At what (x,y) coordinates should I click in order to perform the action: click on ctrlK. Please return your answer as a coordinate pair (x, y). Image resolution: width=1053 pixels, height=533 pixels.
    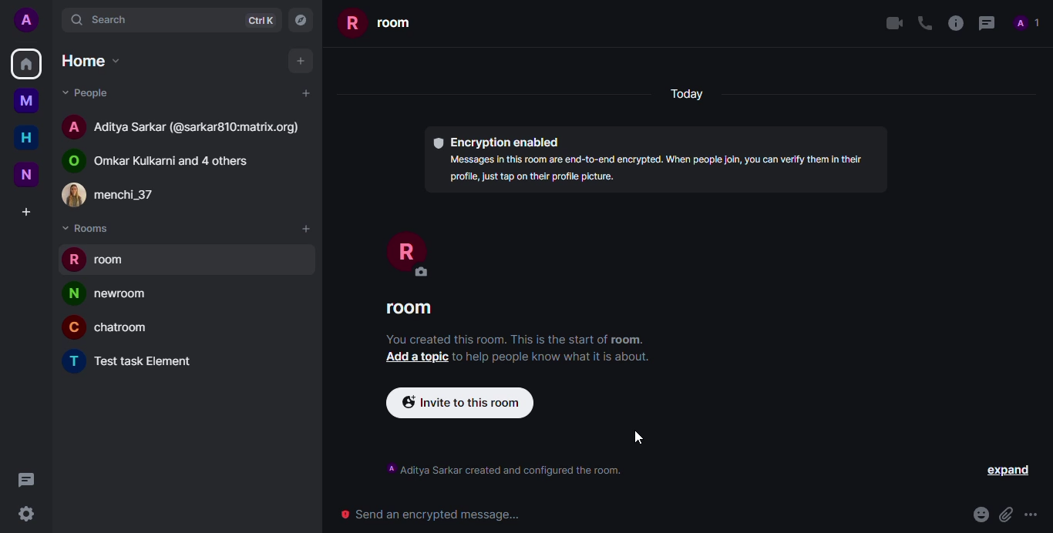
    Looking at the image, I should click on (260, 21).